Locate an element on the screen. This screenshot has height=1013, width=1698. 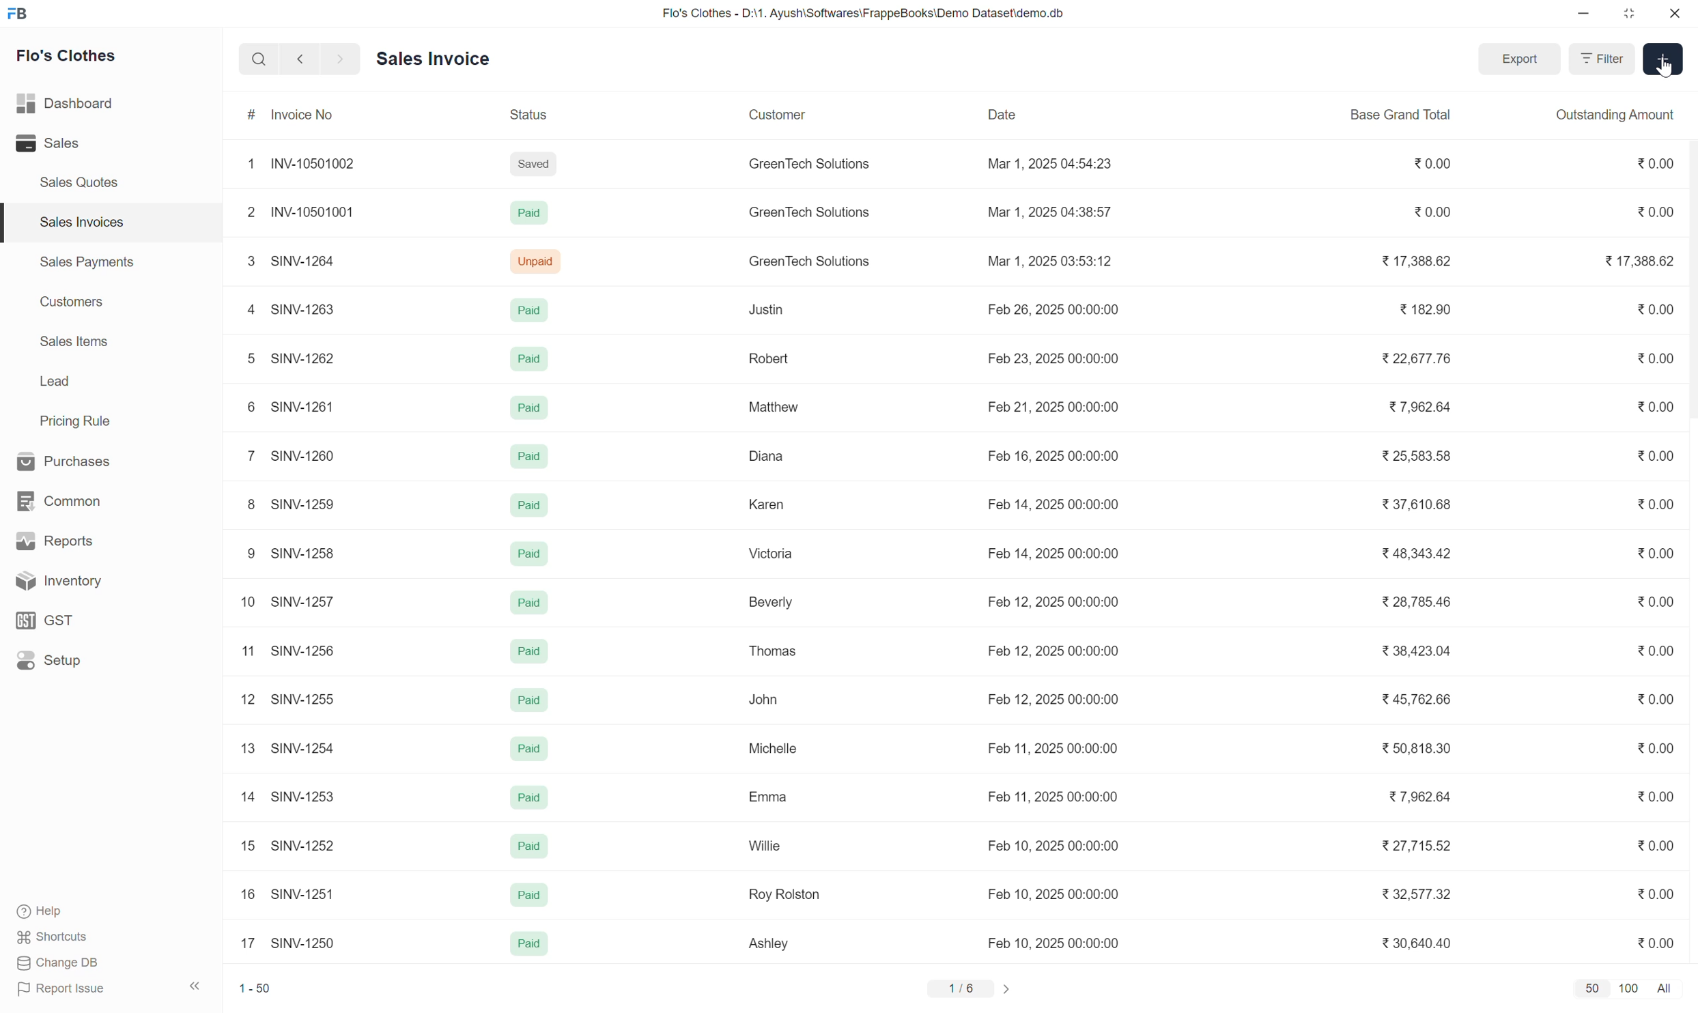
Sales Invoices is located at coordinates (79, 222).